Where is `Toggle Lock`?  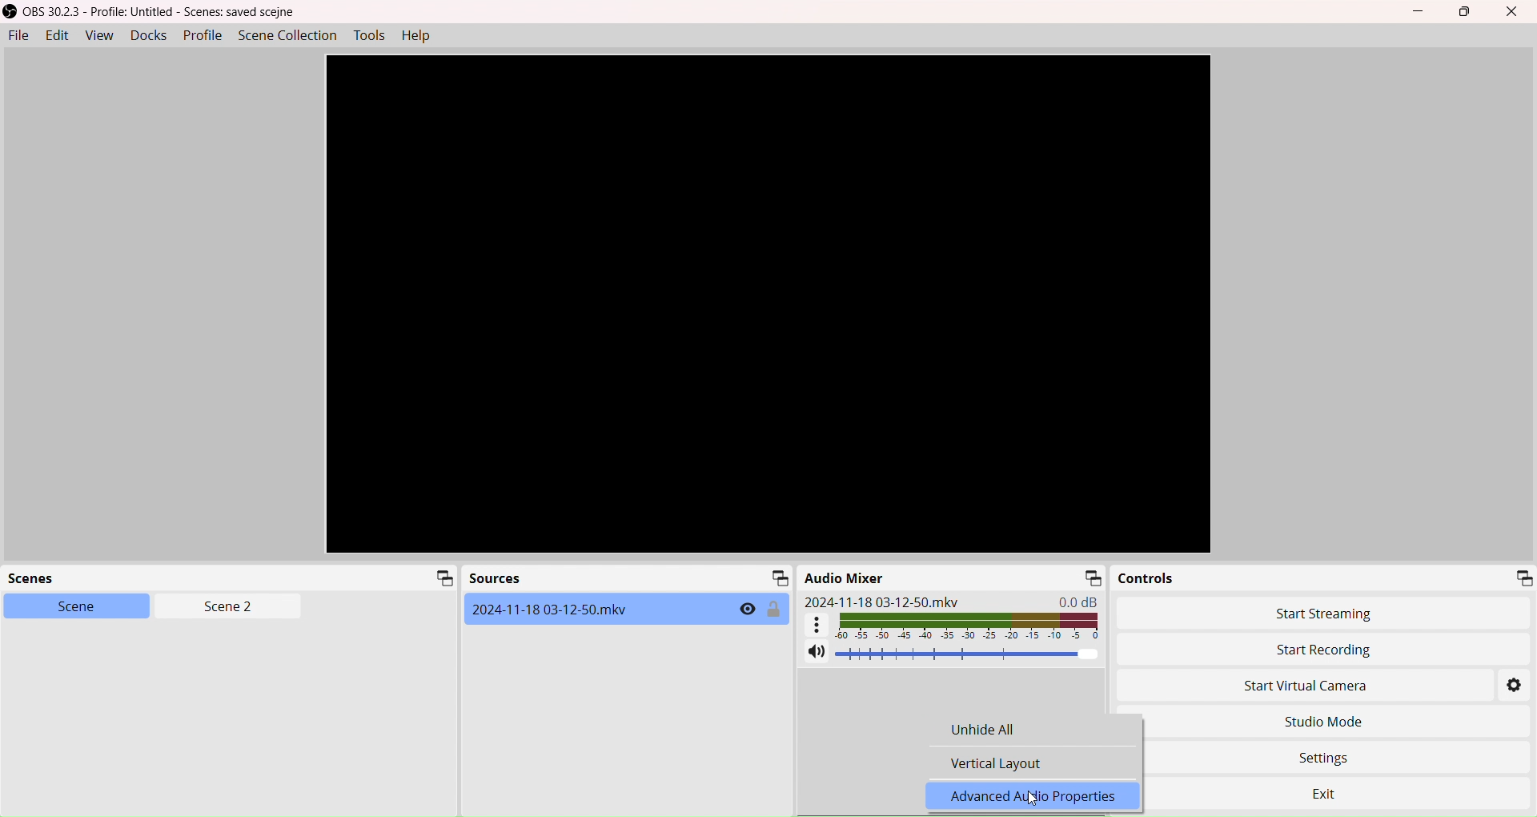
Toggle Lock is located at coordinates (775, 610).